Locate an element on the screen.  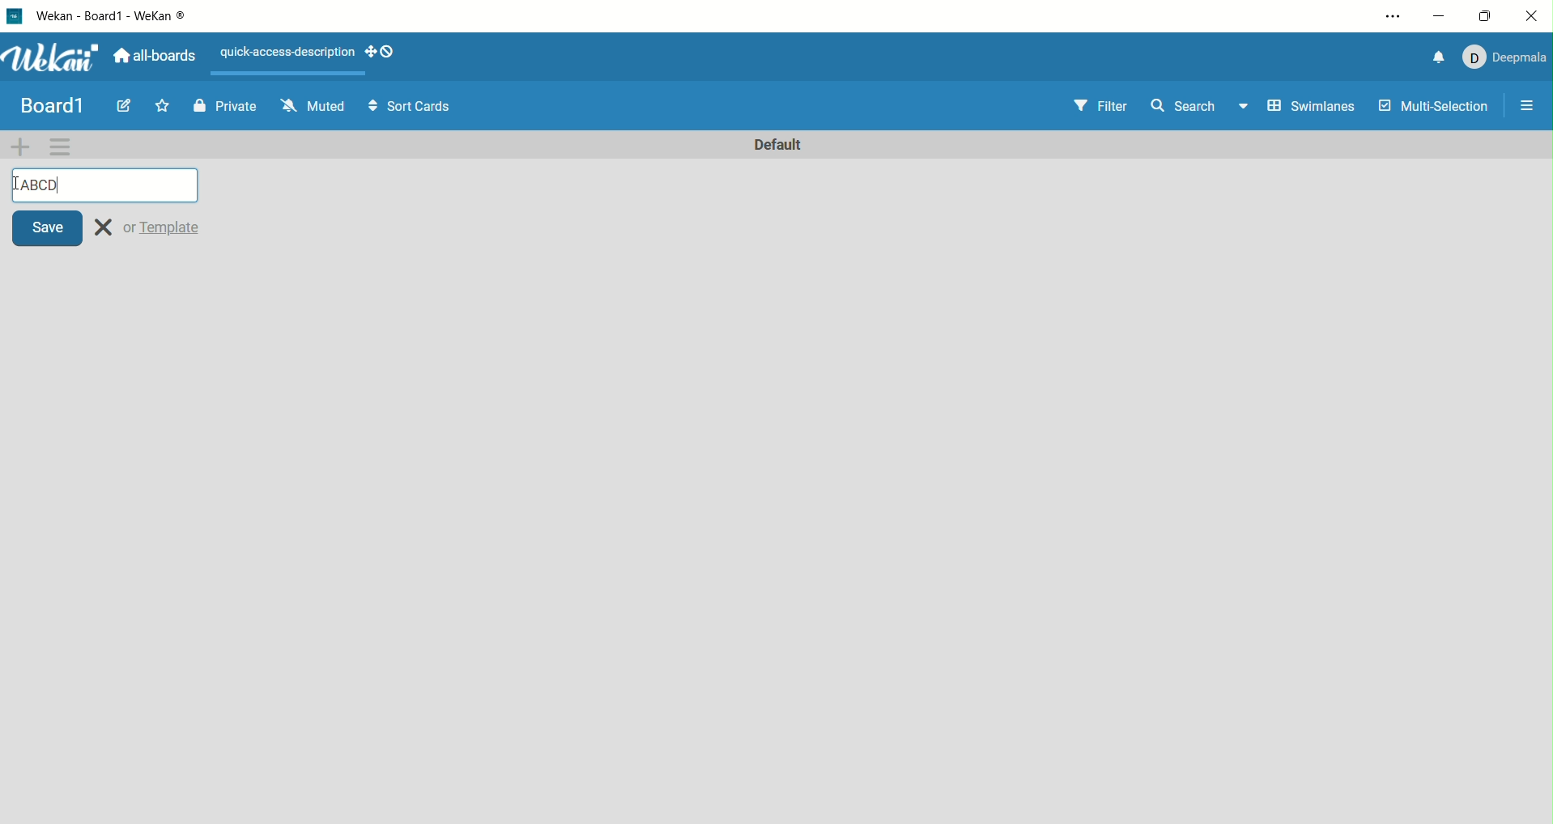
close is located at coordinates (104, 227).